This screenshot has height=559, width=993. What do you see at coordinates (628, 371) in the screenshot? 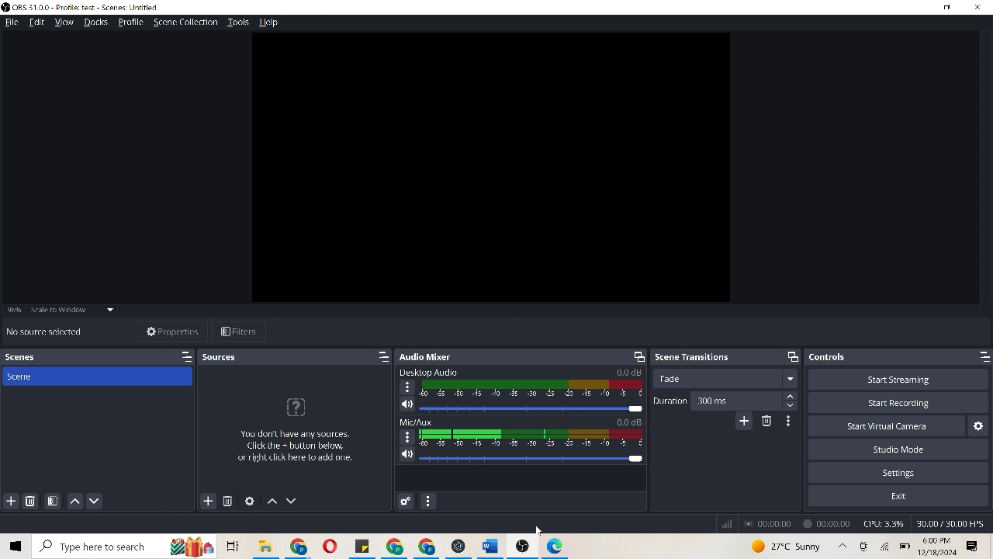
I see `0.0 dB` at bounding box center [628, 371].